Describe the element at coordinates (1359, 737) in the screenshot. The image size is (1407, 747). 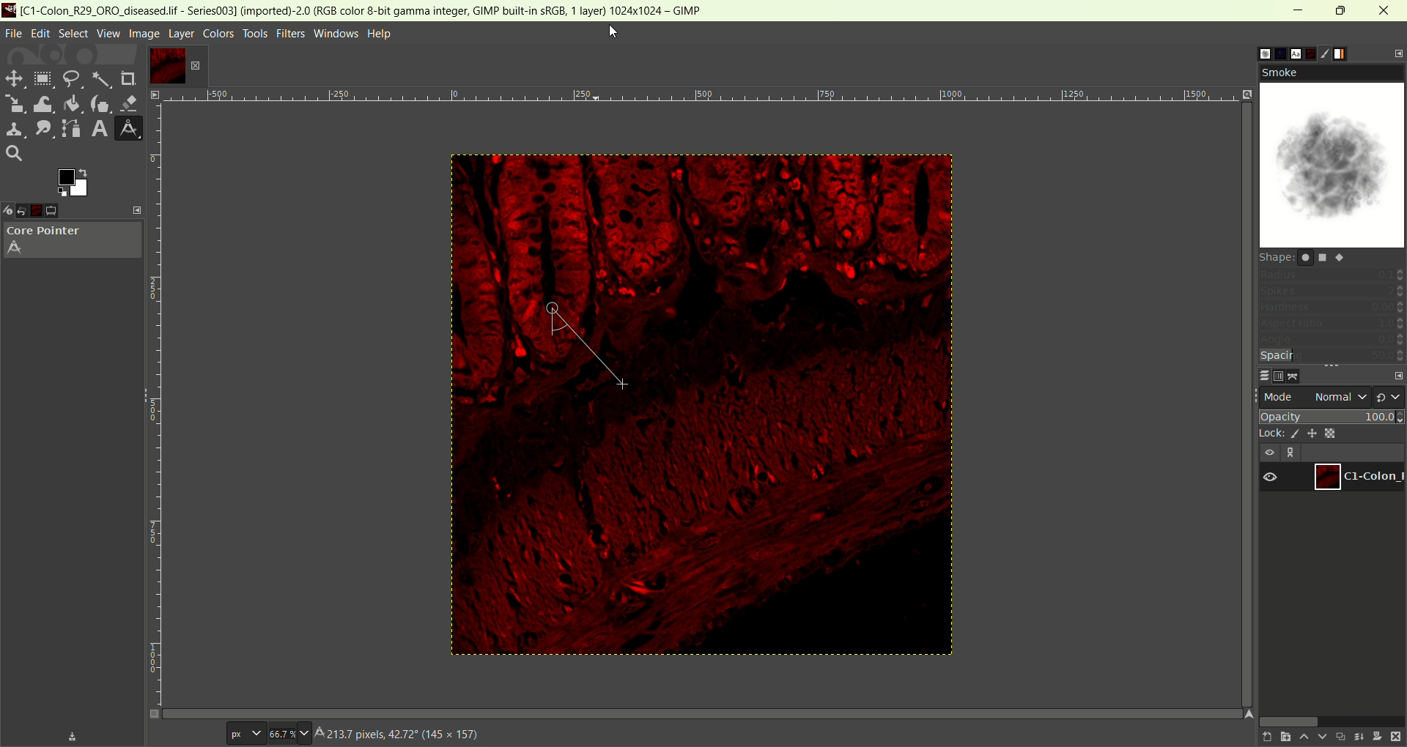
I see `merge layer` at that location.